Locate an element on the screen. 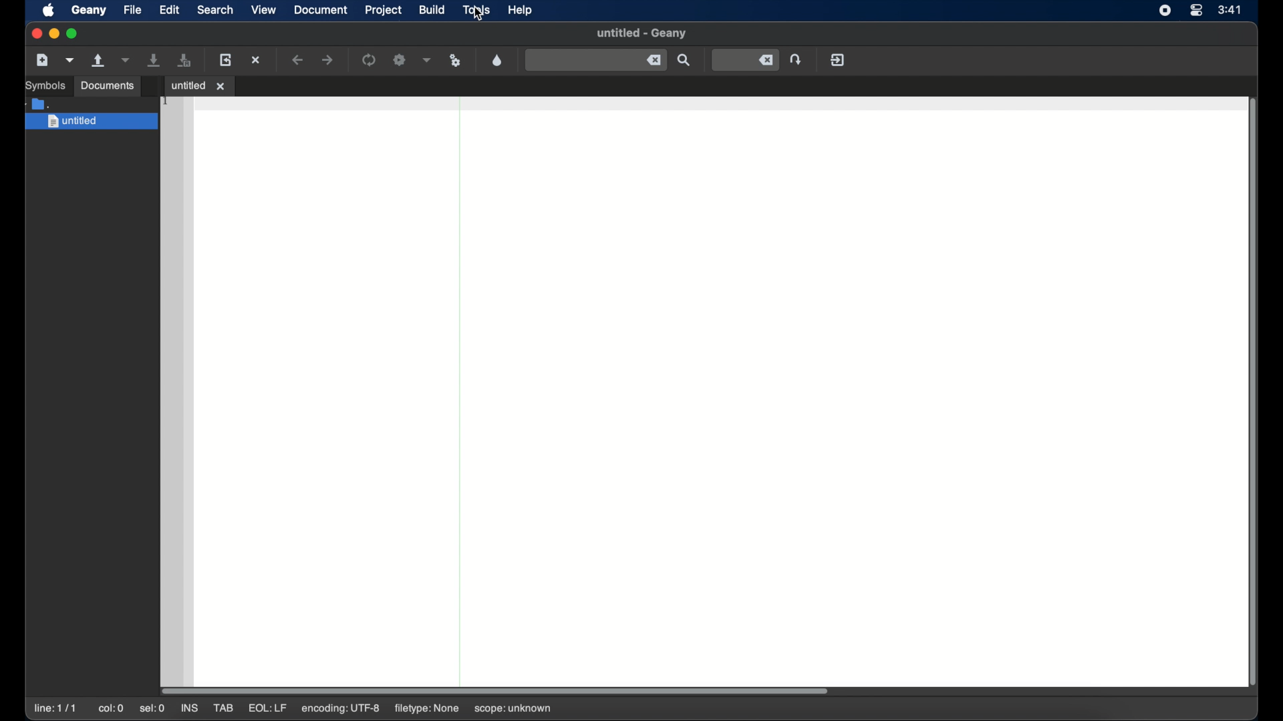 This screenshot has width=1283, height=721. control center is located at coordinates (1197, 11).